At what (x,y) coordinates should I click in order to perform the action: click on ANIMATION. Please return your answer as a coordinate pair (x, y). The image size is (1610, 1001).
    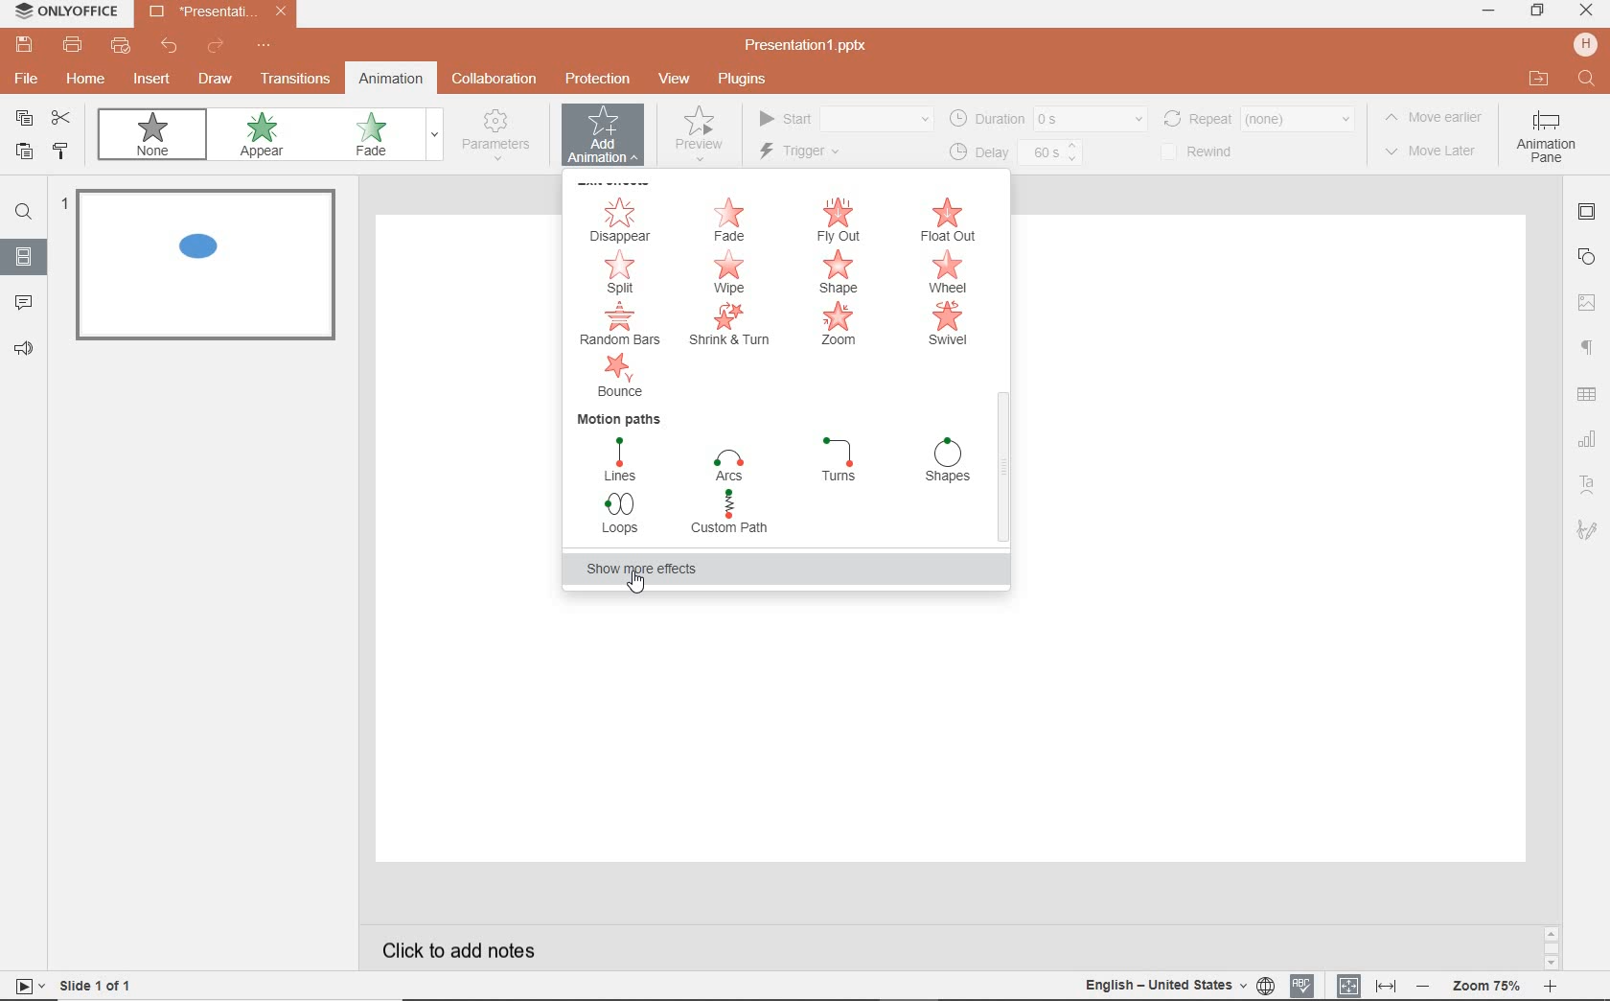
    Looking at the image, I should click on (603, 139).